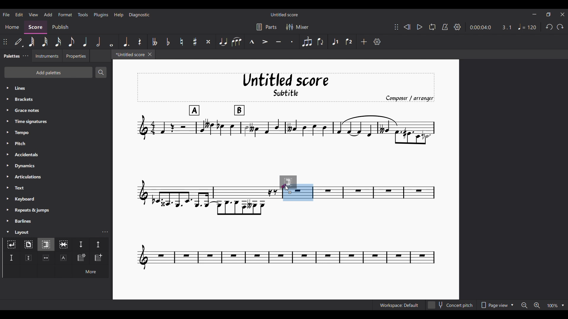  Describe the element at coordinates (33, 15) in the screenshot. I see `View menu` at that location.